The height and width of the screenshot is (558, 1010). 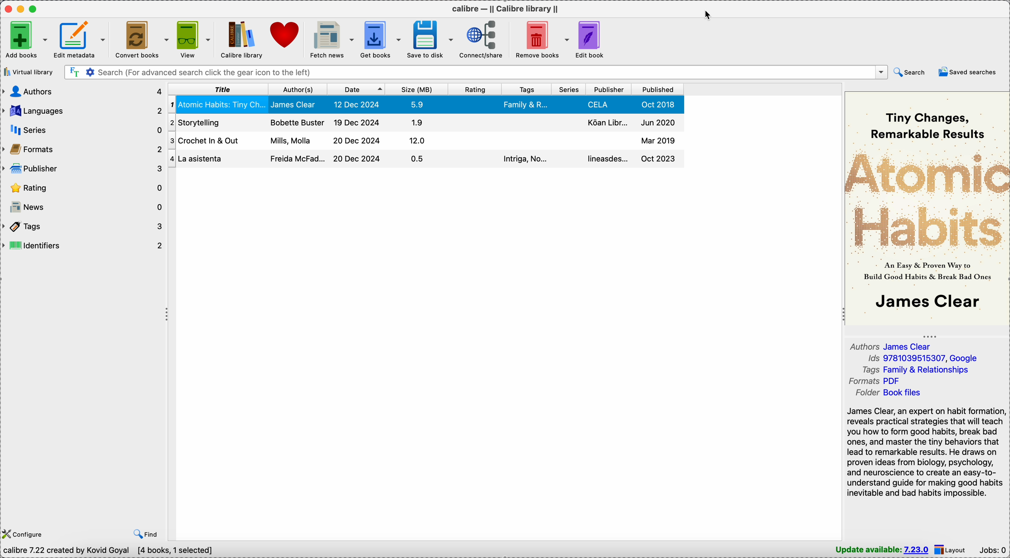 I want to click on add books, so click(x=25, y=40).